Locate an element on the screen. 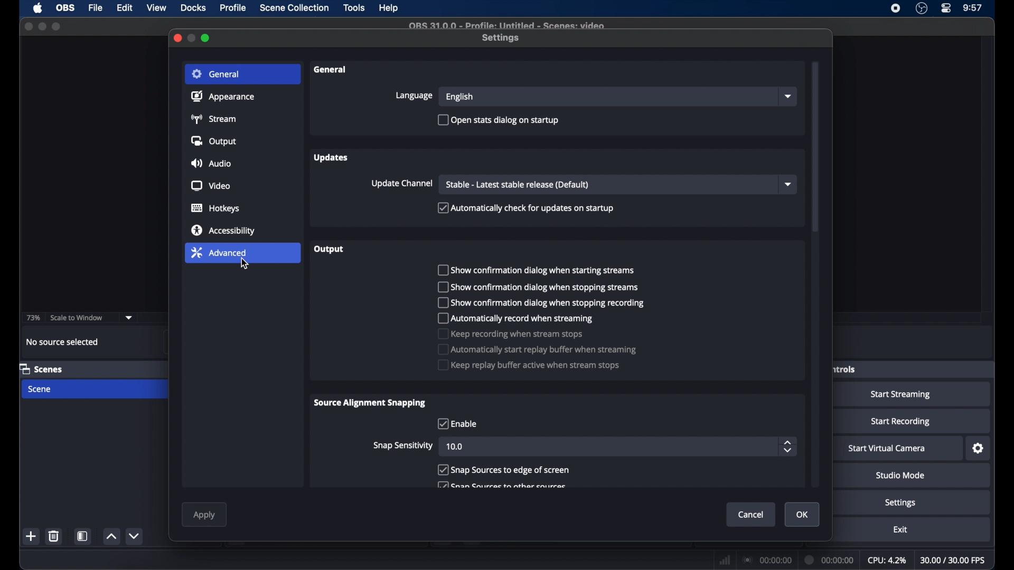 This screenshot has height=570, width=1014. obs studio is located at coordinates (922, 8).